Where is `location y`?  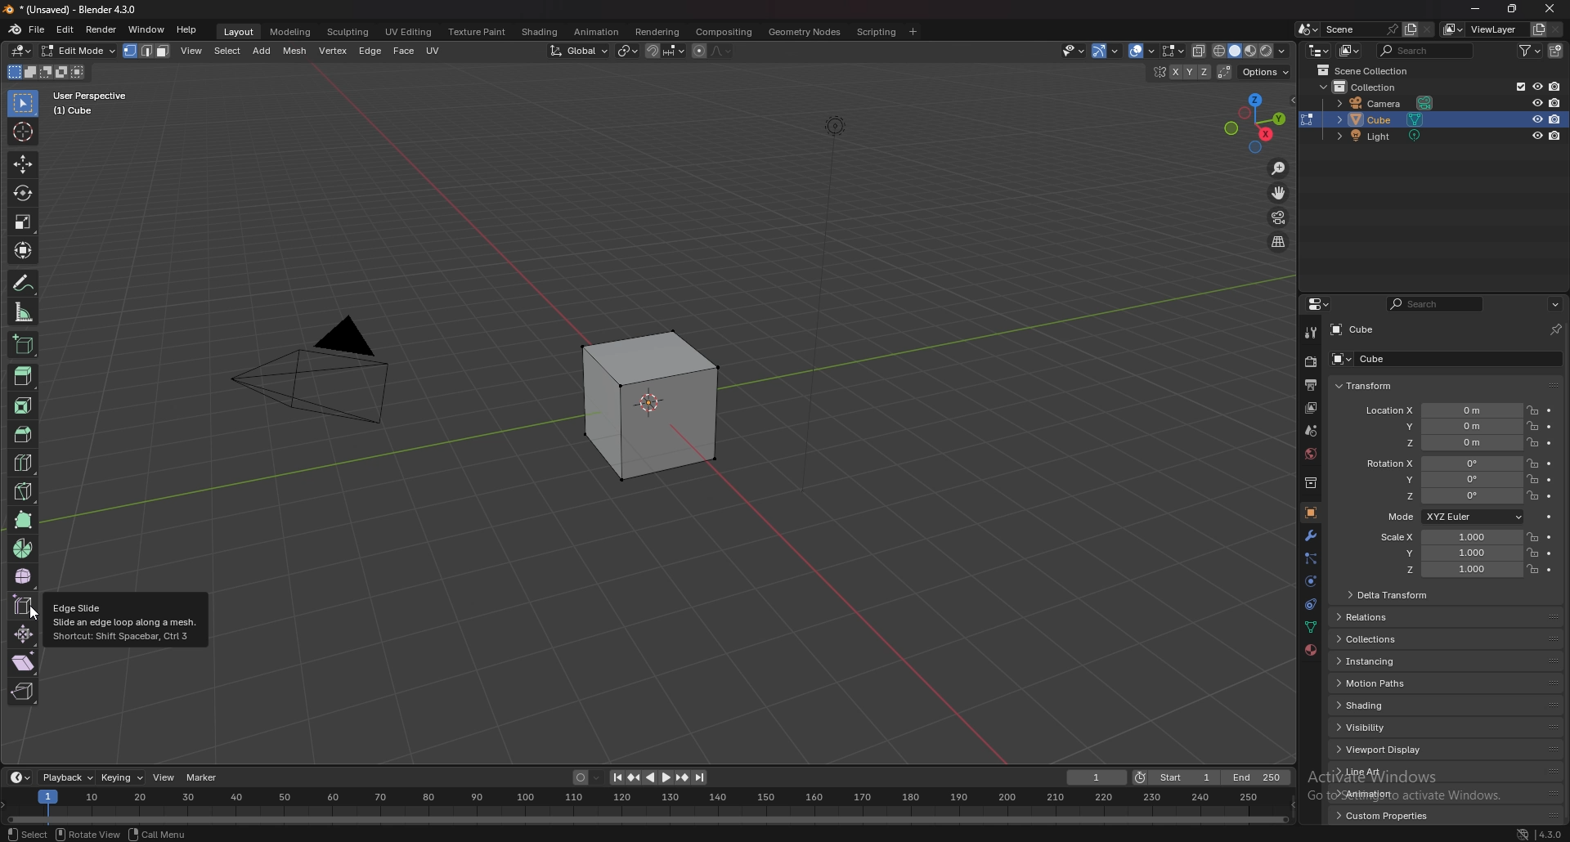 location y is located at coordinates (1448, 426).